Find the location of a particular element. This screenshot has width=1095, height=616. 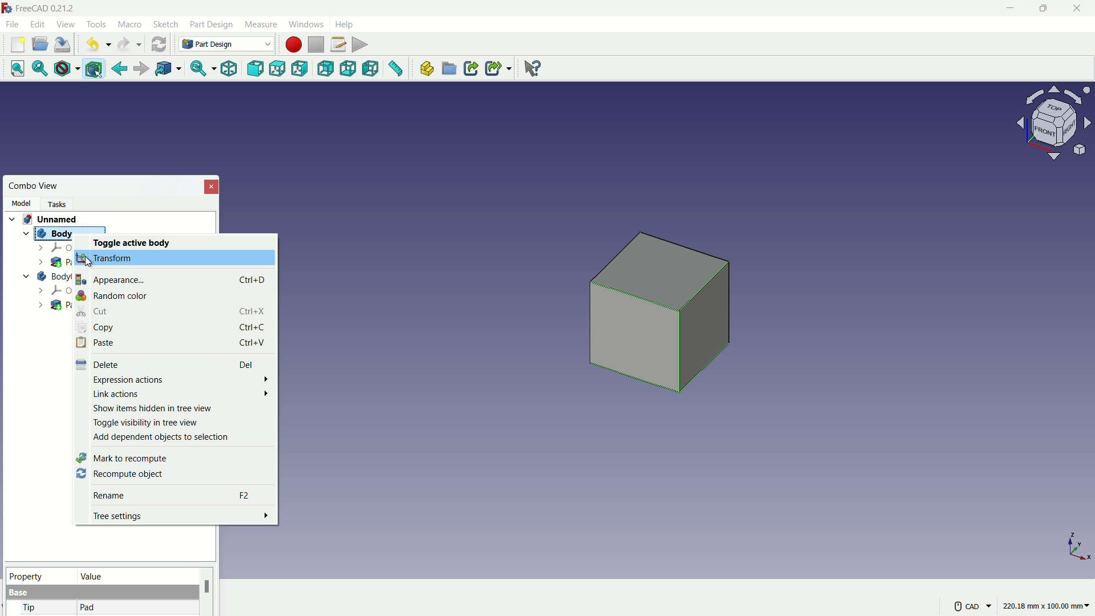

Toggle active body is located at coordinates (135, 243).